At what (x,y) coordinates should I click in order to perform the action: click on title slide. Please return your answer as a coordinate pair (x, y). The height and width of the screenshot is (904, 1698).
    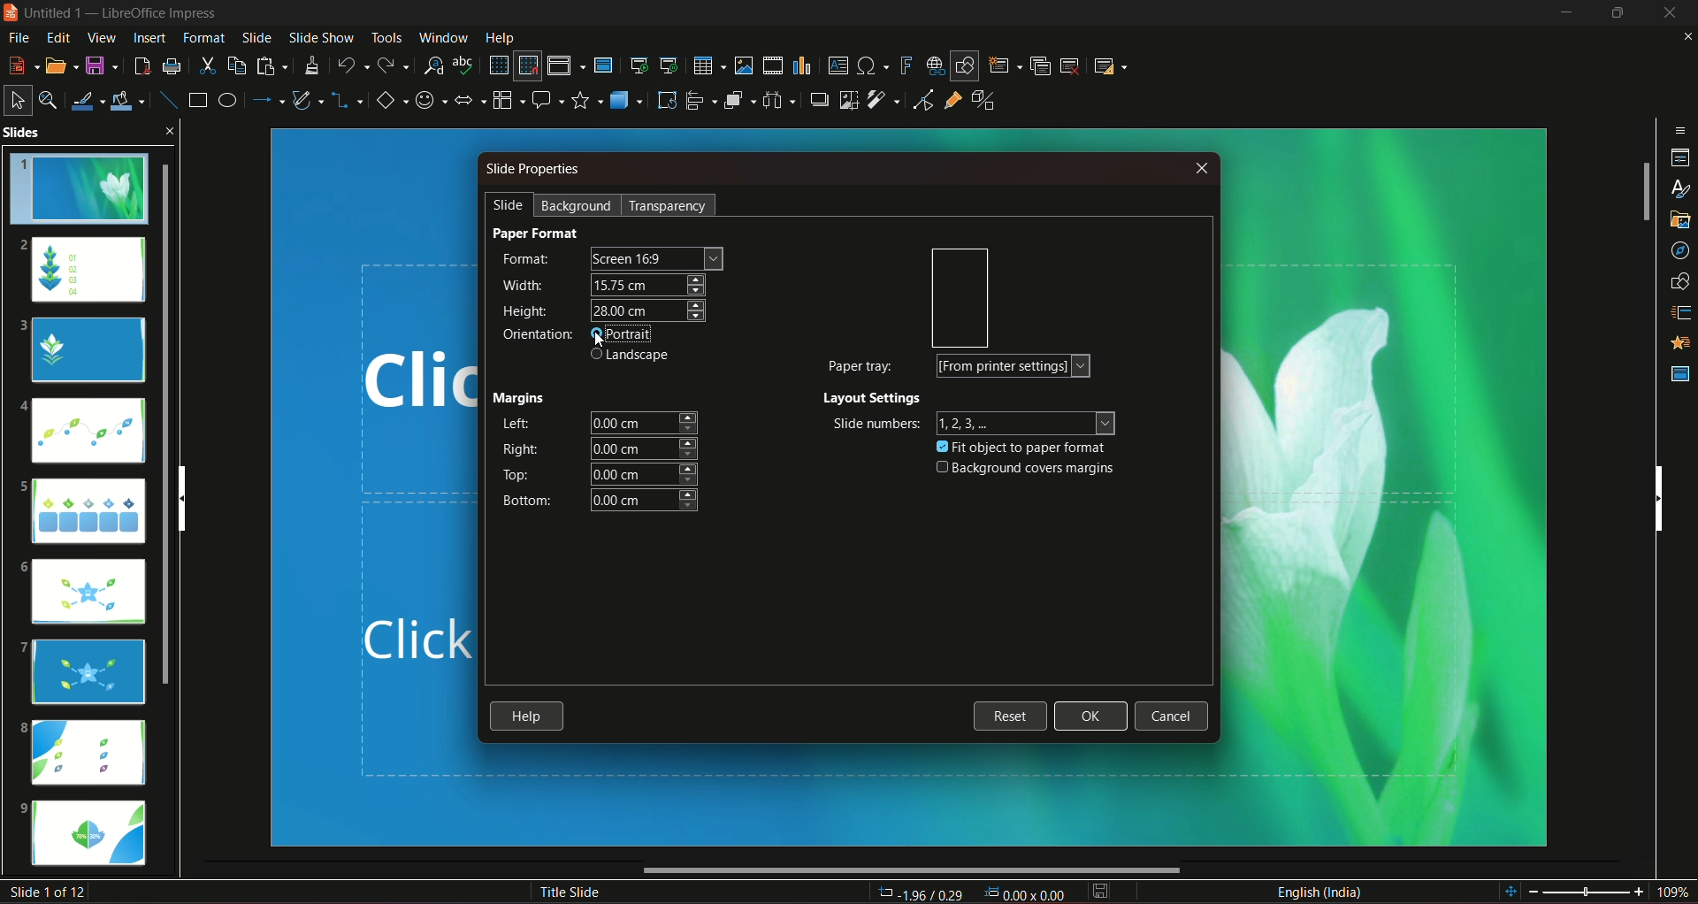
    Looking at the image, I should click on (567, 891).